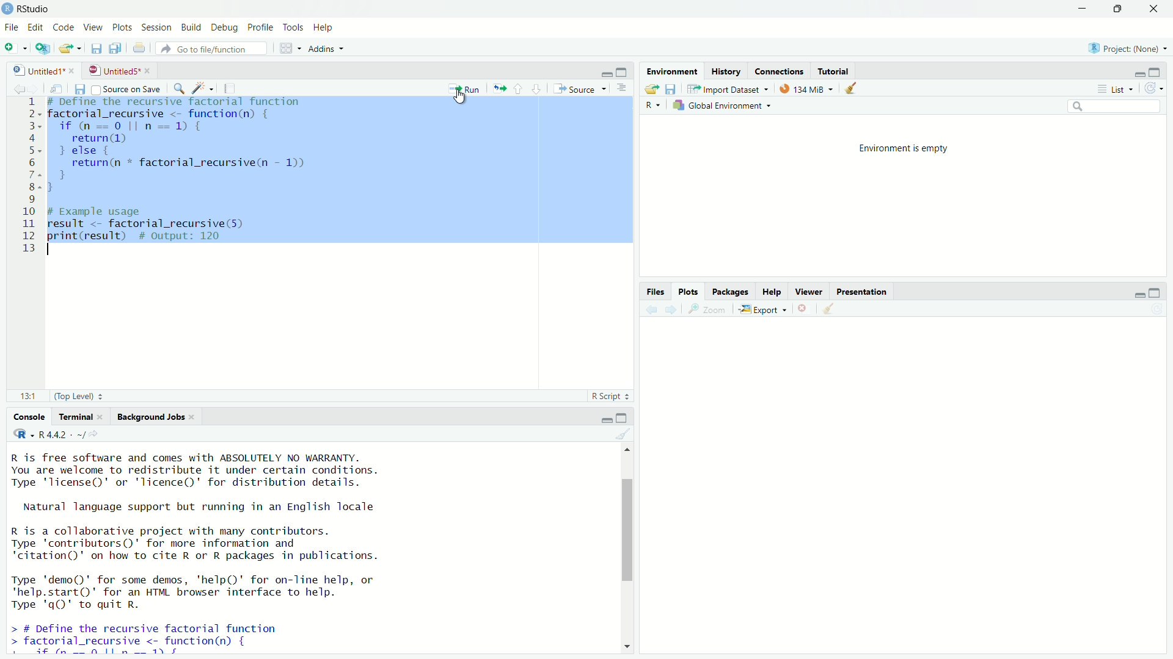 The height and width of the screenshot is (659, 1173). What do you see at coordinates (189, 27) in the screenshot?
I see `Build` at bounding box center [189, 27].